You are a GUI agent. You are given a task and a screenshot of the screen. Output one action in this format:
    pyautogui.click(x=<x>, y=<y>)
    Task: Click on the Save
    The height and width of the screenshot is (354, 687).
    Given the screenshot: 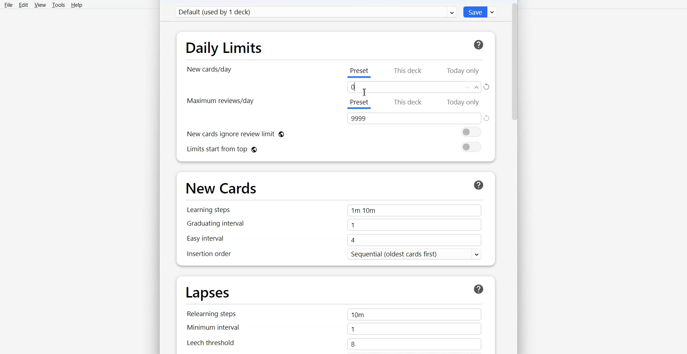 What is the action you would take?
    pyautogui.click(x=481, y=12)
    